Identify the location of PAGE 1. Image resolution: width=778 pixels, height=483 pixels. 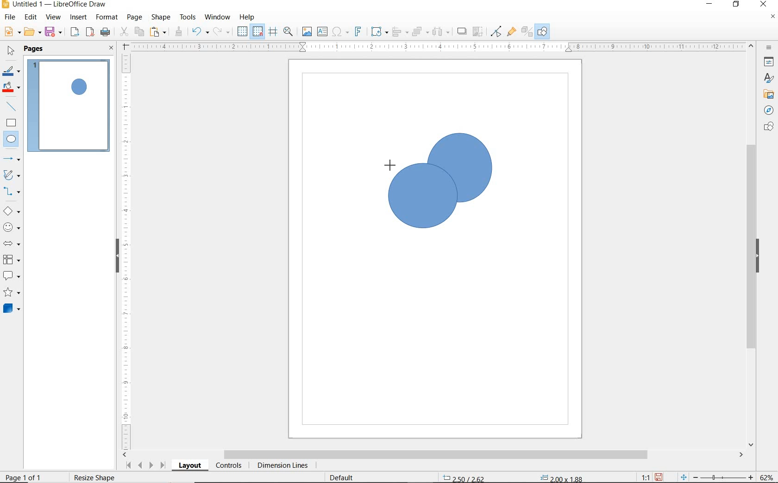
(69, 108).